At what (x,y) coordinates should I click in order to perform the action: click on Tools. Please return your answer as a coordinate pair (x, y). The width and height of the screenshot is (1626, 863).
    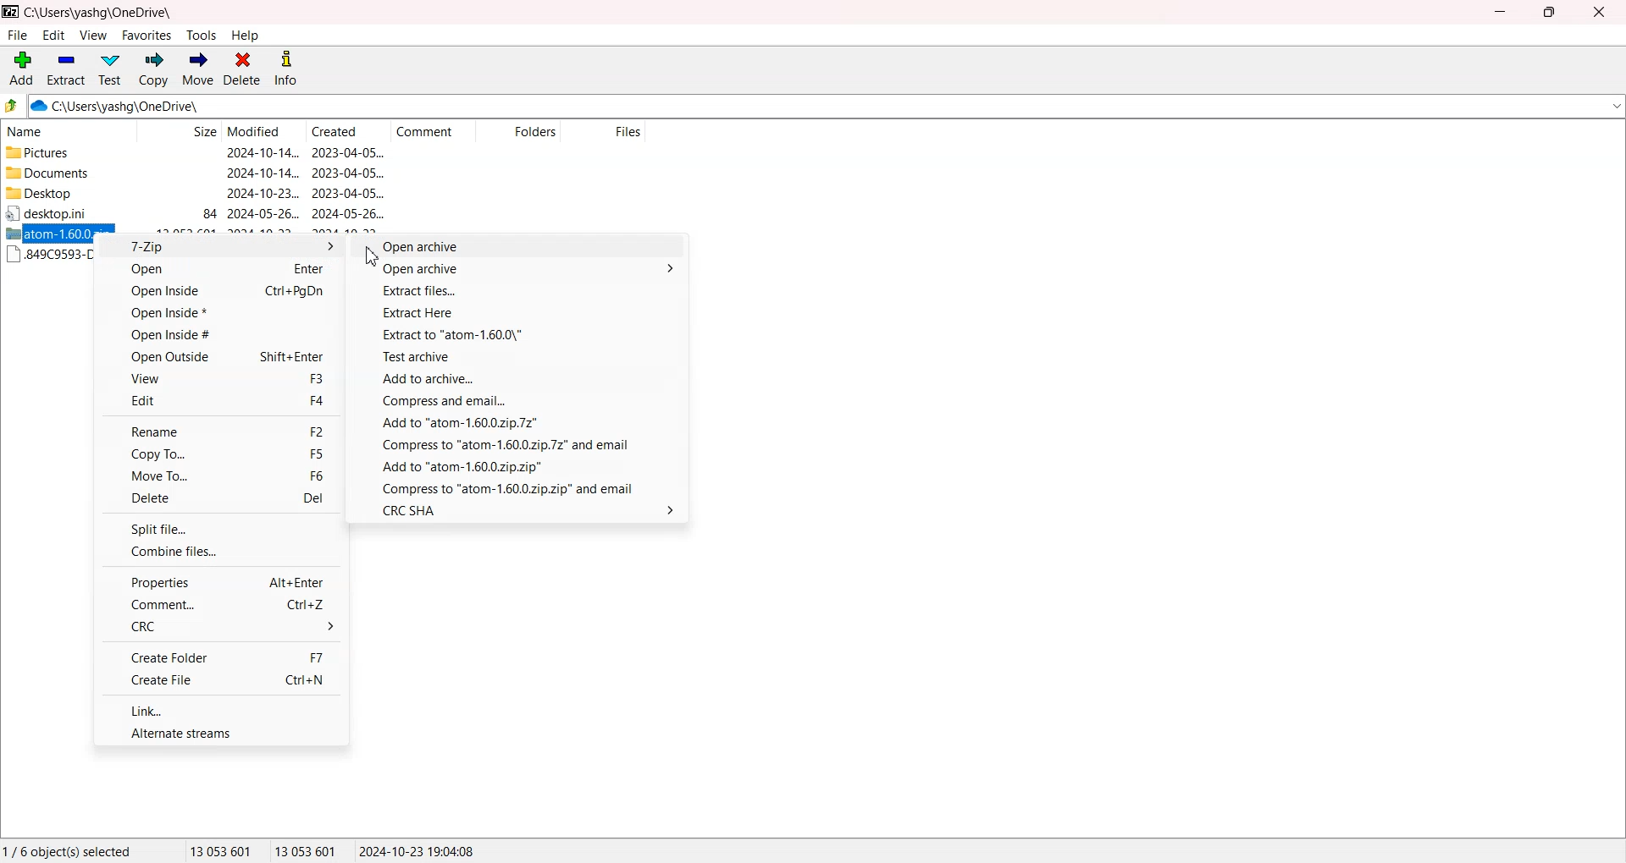
    Looking at the image, I should click on (202, 36).